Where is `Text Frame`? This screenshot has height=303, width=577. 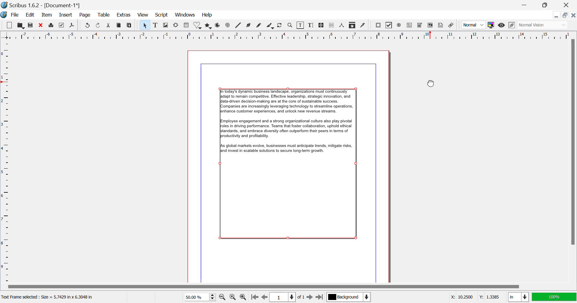
Text Frame is located at coordinates (155, 25).